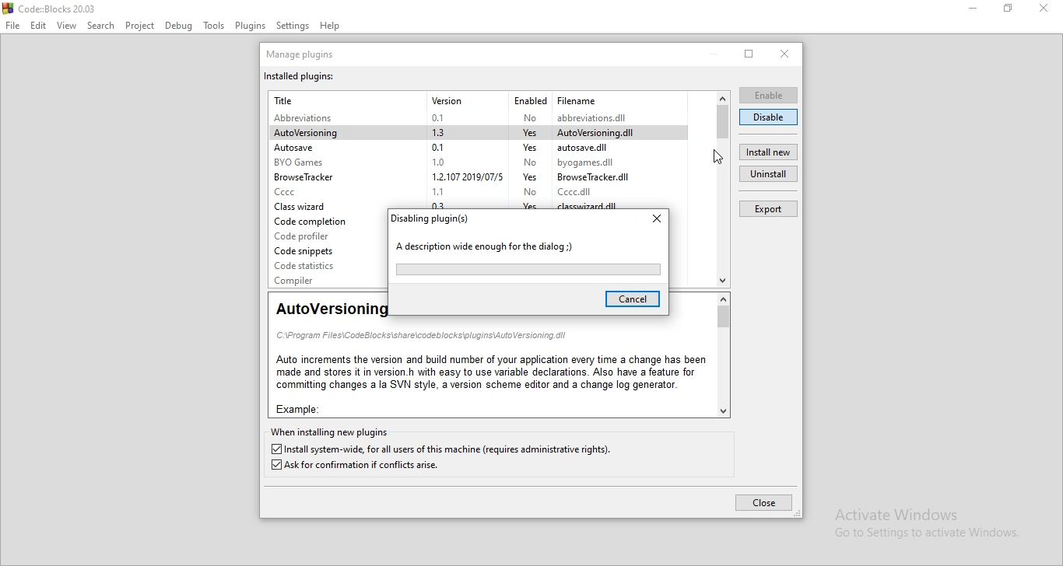  What do you see at coordinates (749, 54) in the screenshot?
I see `restore` at bounding box center [749, 54].